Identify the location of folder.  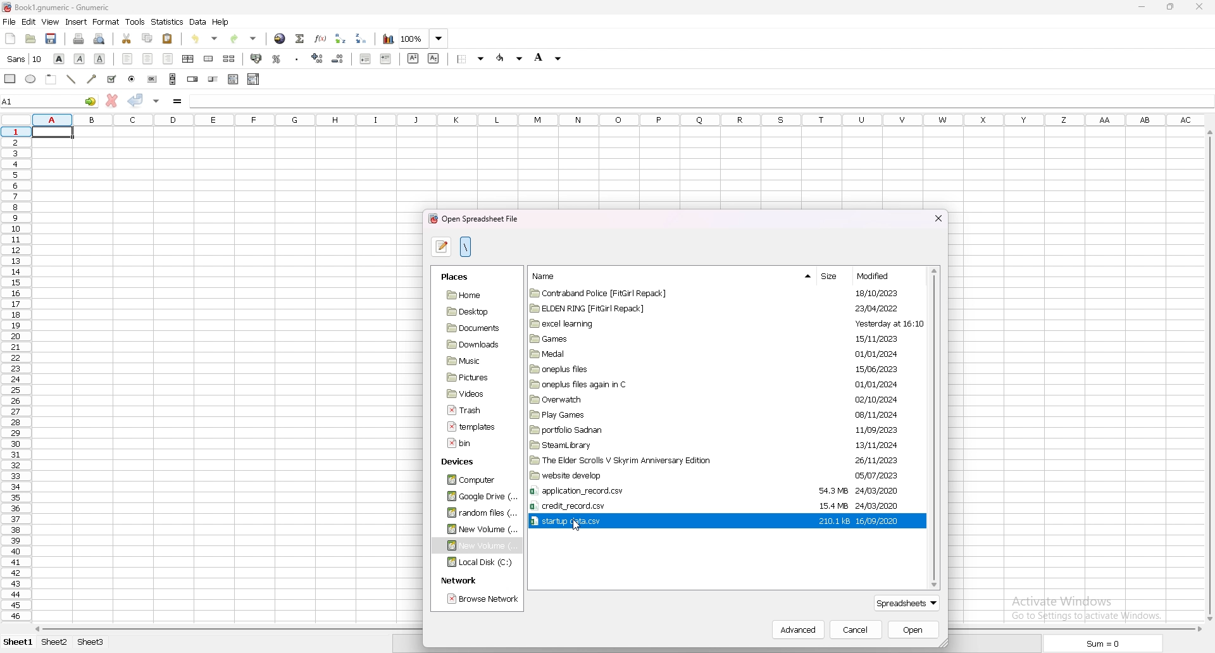
(478, 545).